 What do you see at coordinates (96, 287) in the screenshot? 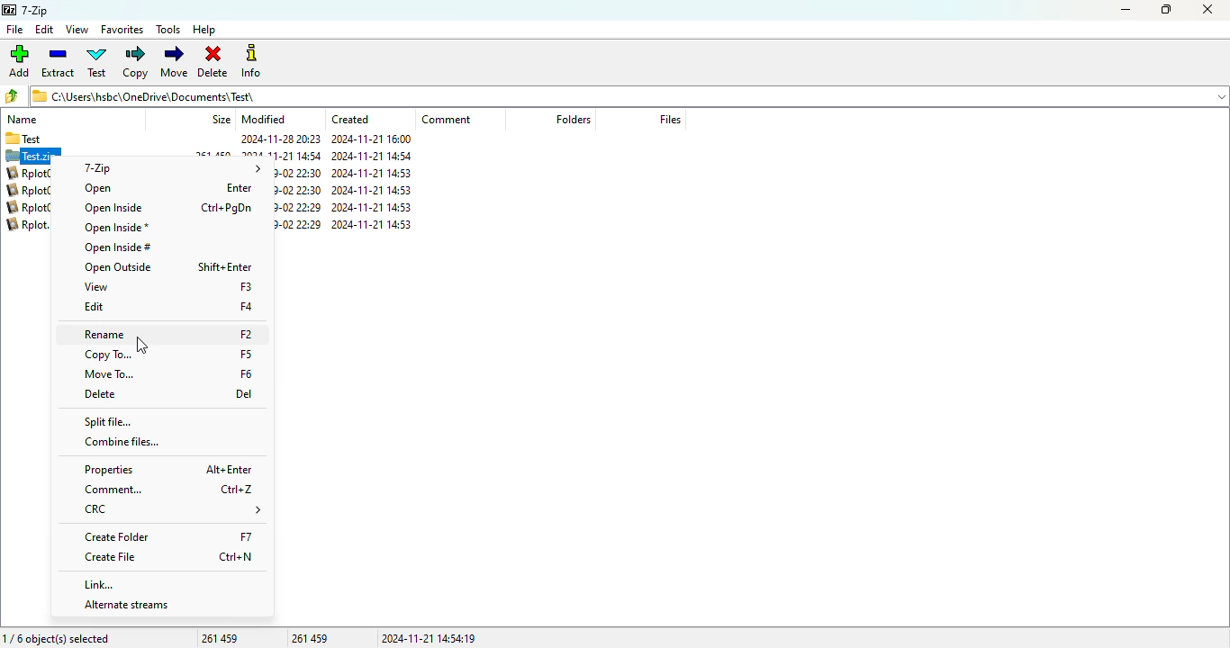
I see `view` at bounding box center [96, 287].